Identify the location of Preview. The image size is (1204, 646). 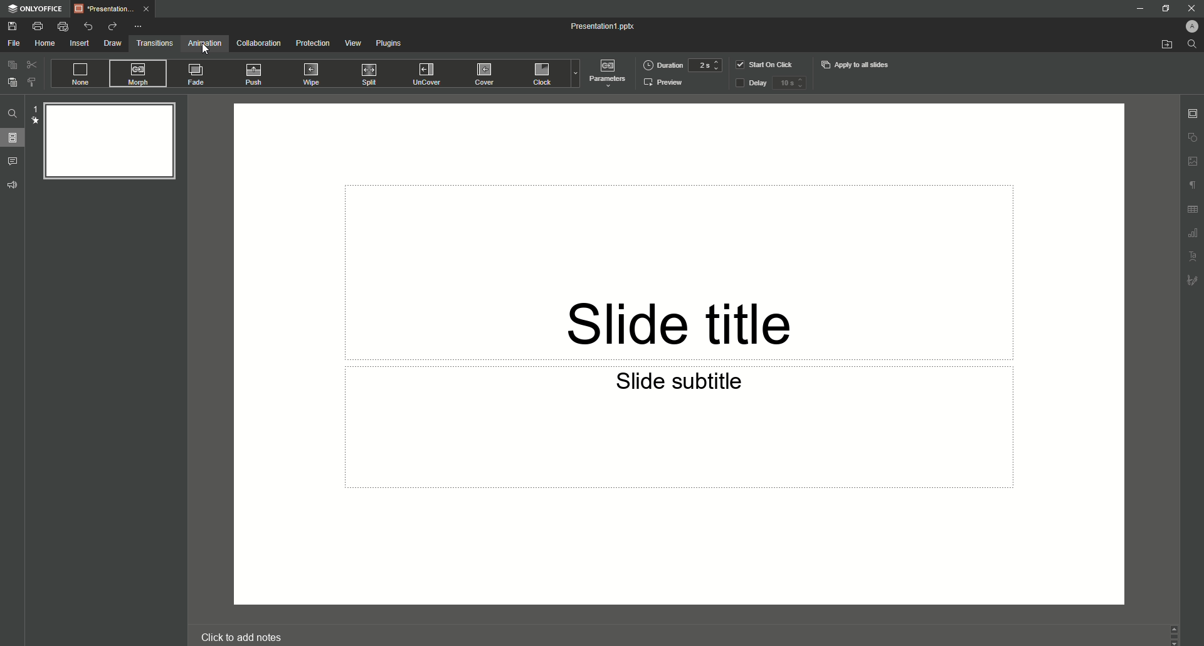
(665, 83).